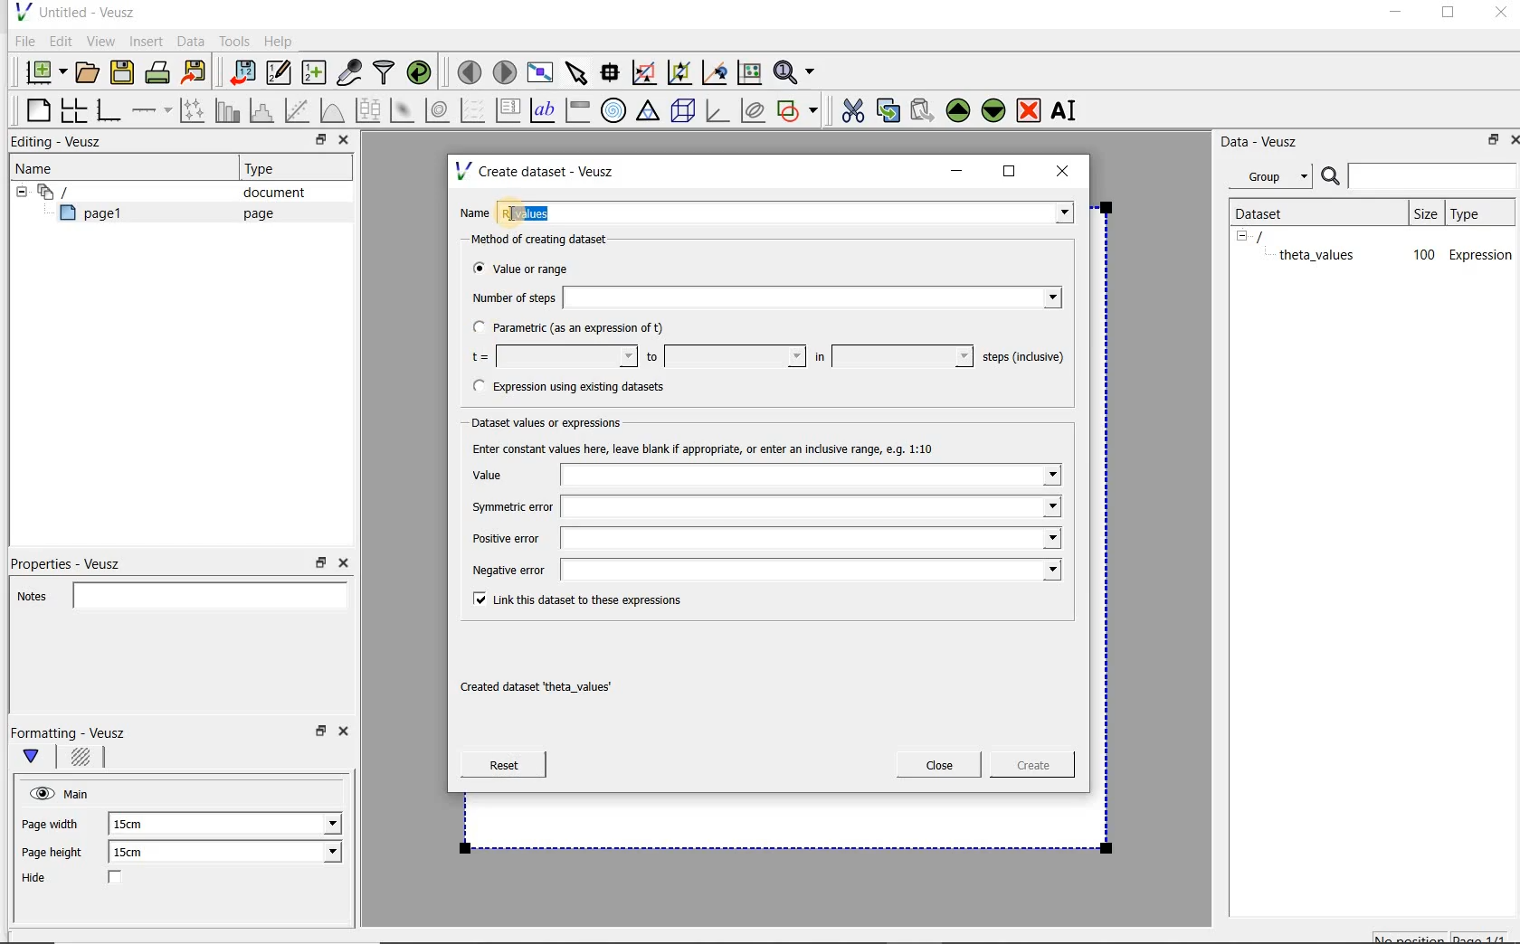  Describe the element at coordinates (509, 110) in the screenshot. I see `plot key` at that location.